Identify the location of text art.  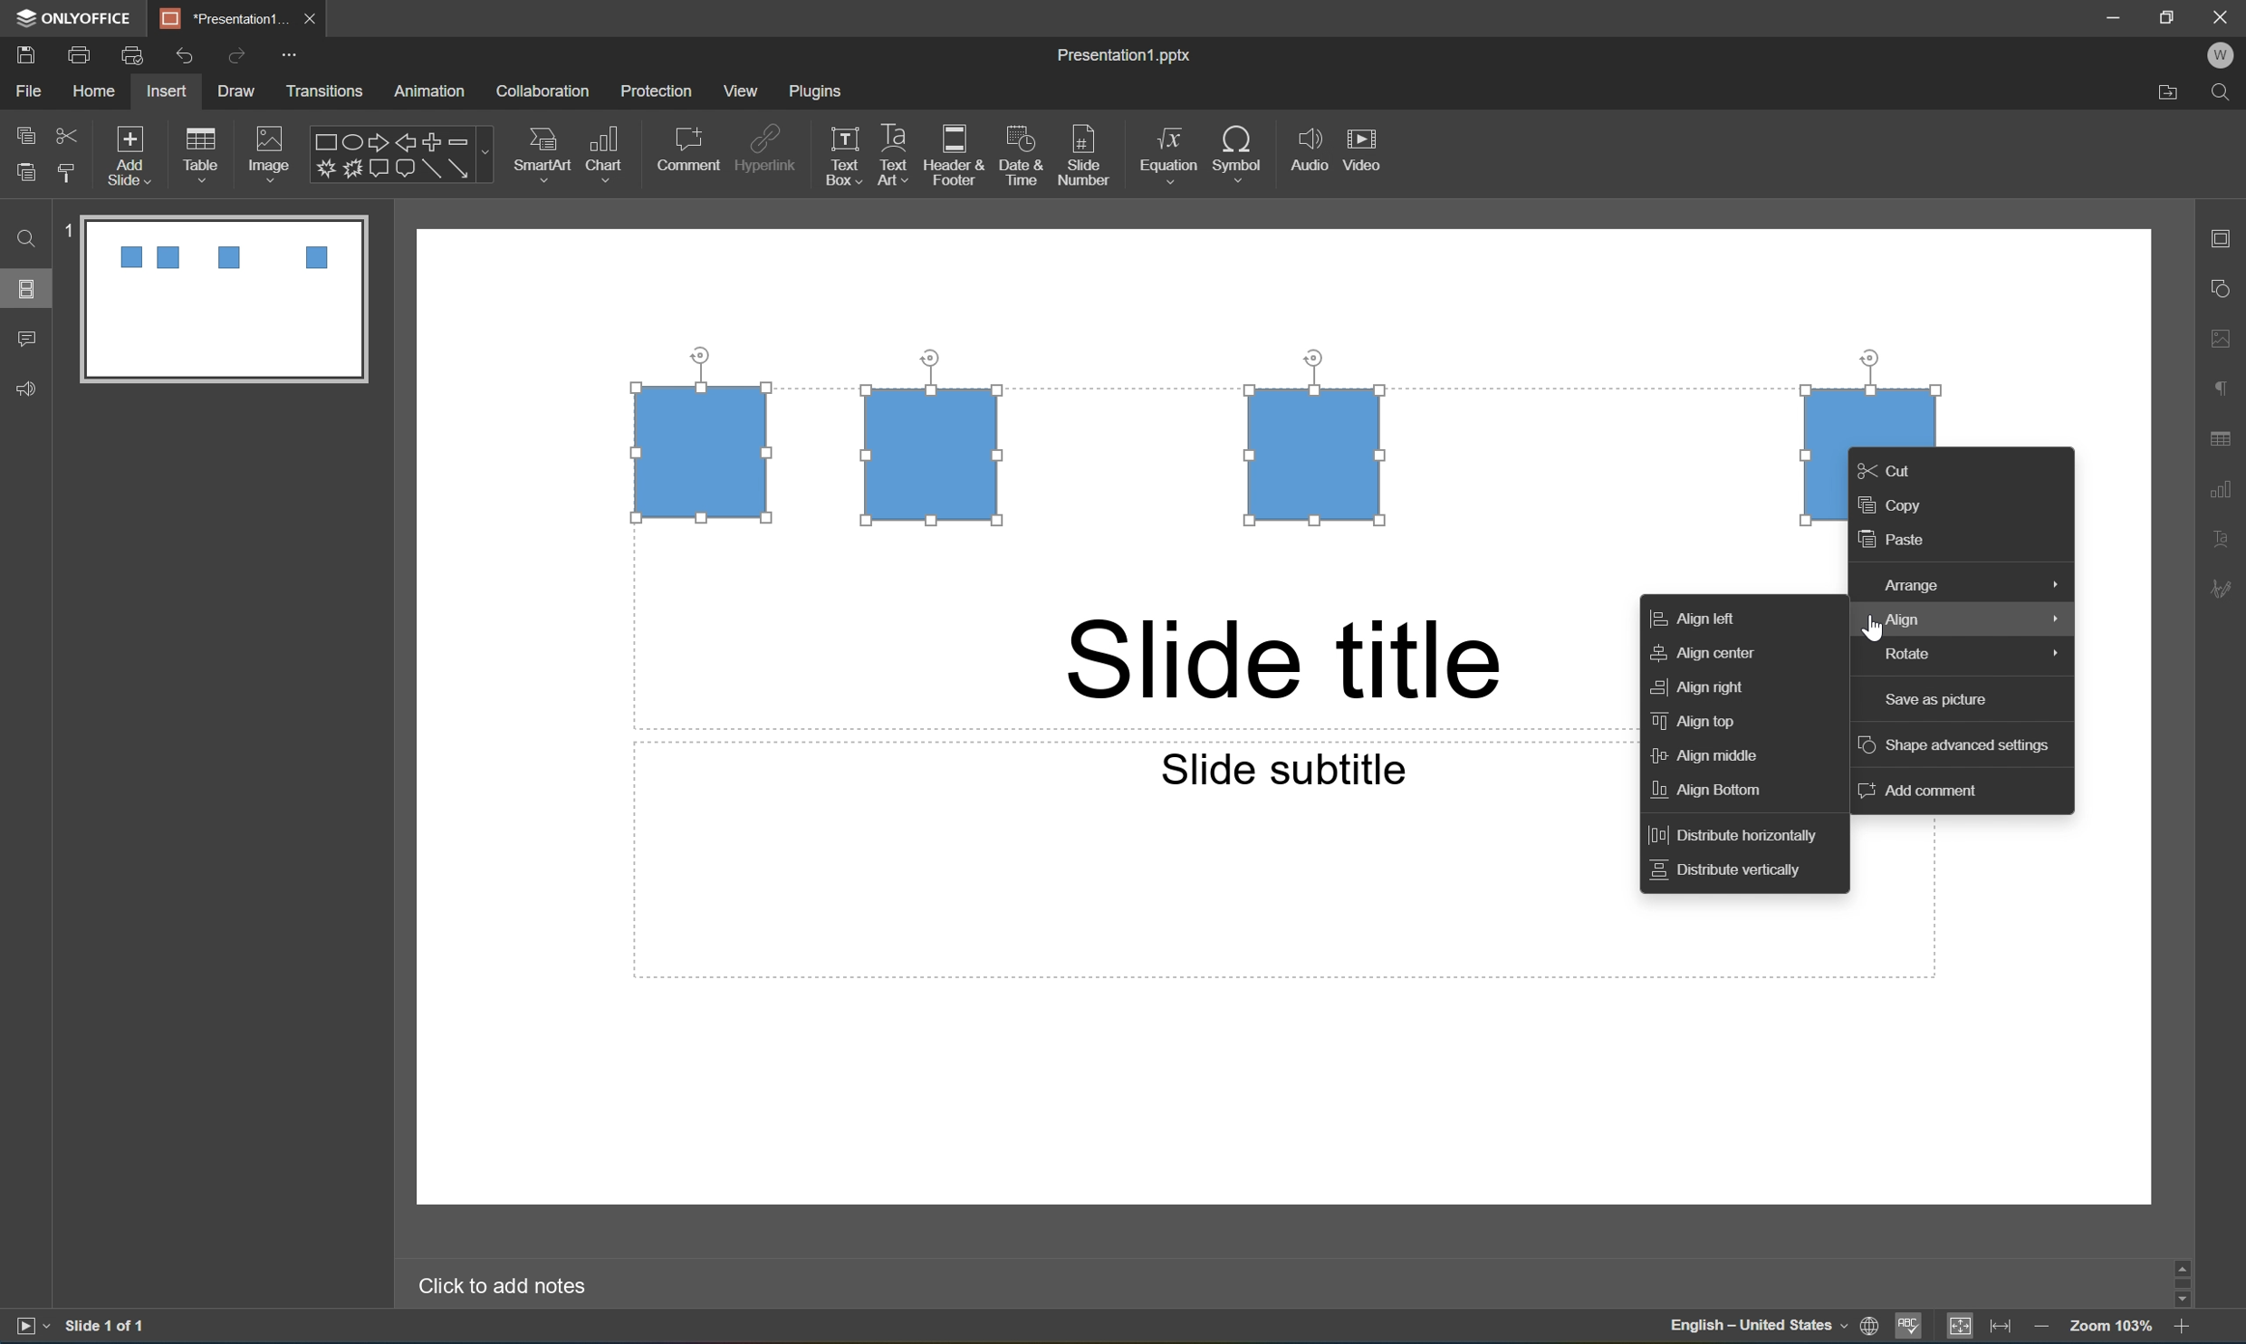
(888, 157).